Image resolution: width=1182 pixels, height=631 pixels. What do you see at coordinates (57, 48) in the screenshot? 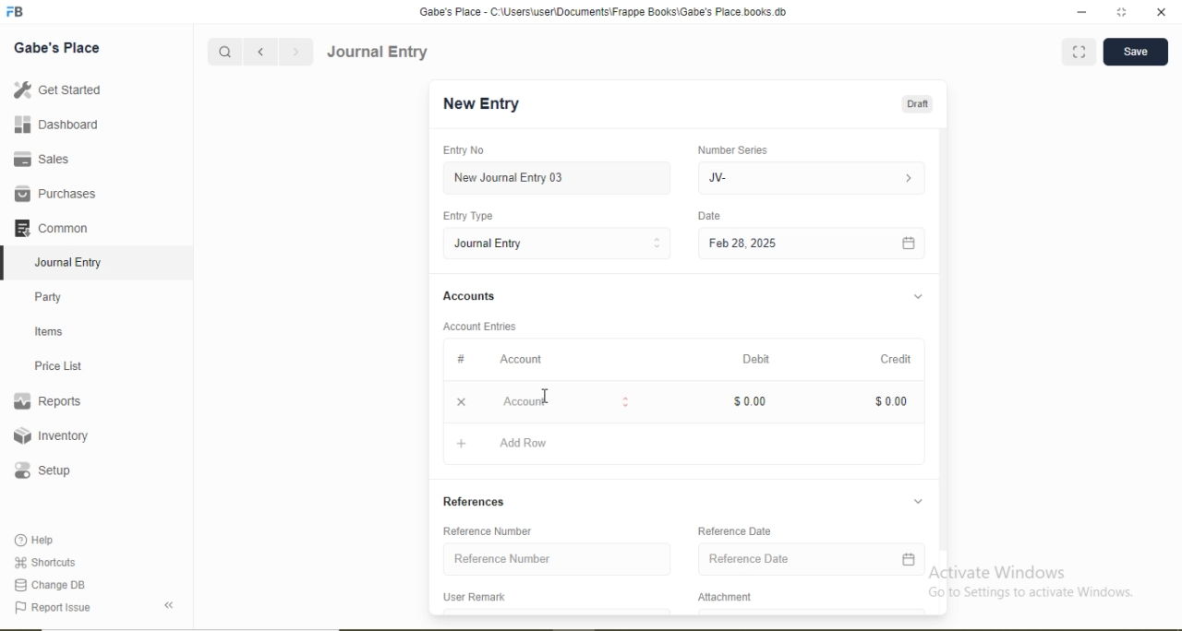
I see `Gabe's Place` at bounding box center [57, 48].